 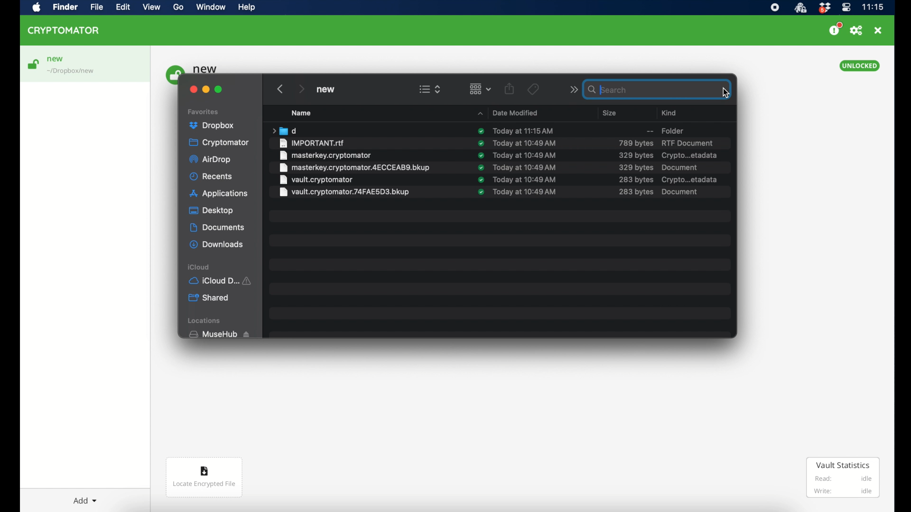 What do you see at coordinates (280, 84) in the screenshot?
I see `previous` at bounding box center [280, 84].